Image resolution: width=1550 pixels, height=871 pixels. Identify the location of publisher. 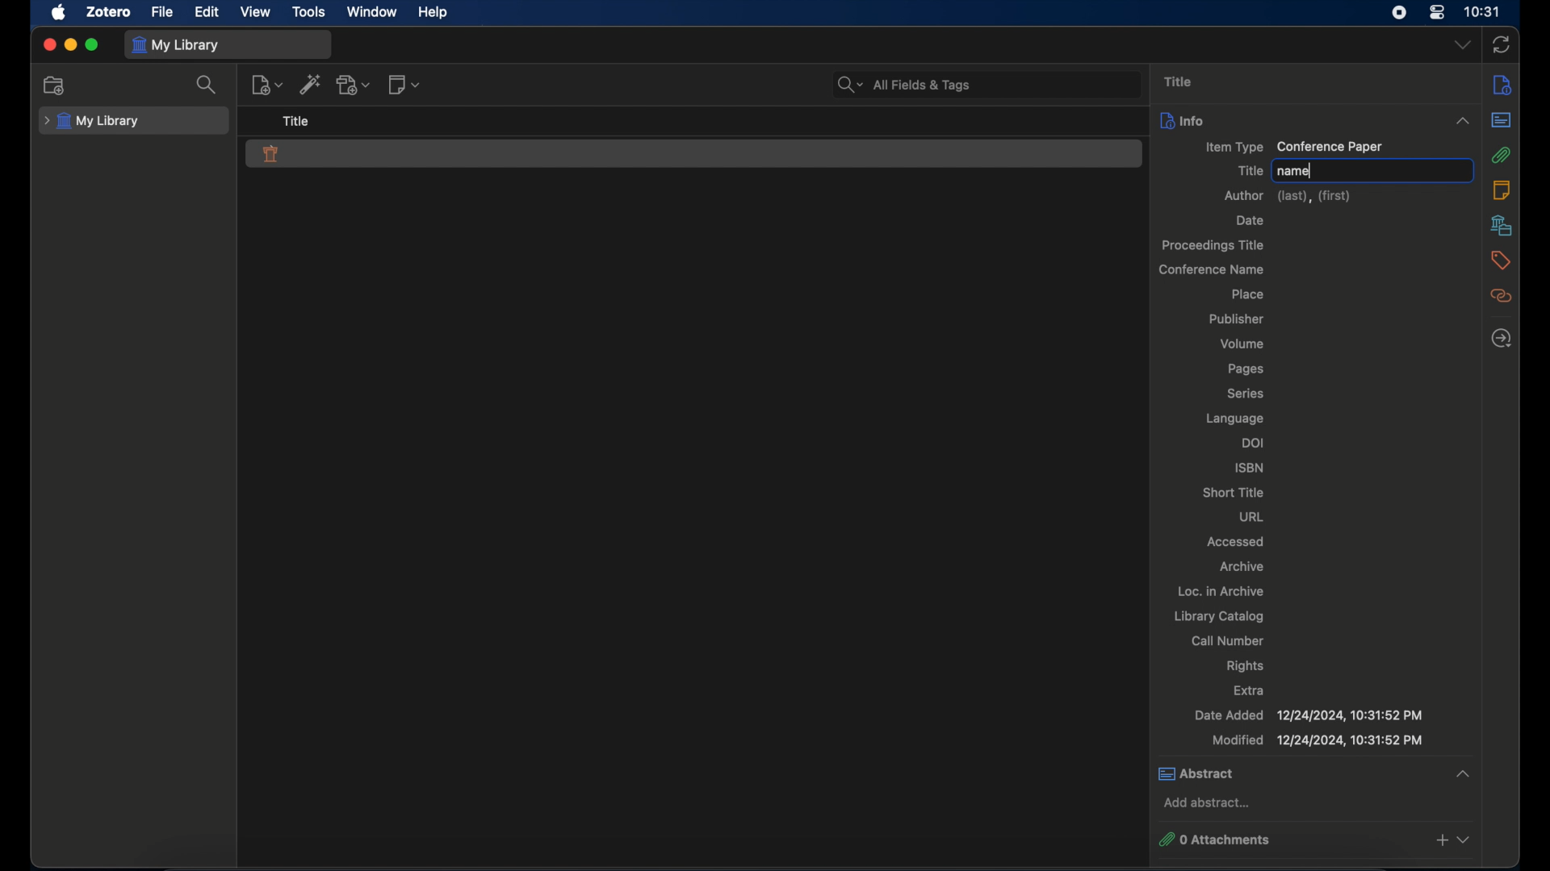
(1237, 319).